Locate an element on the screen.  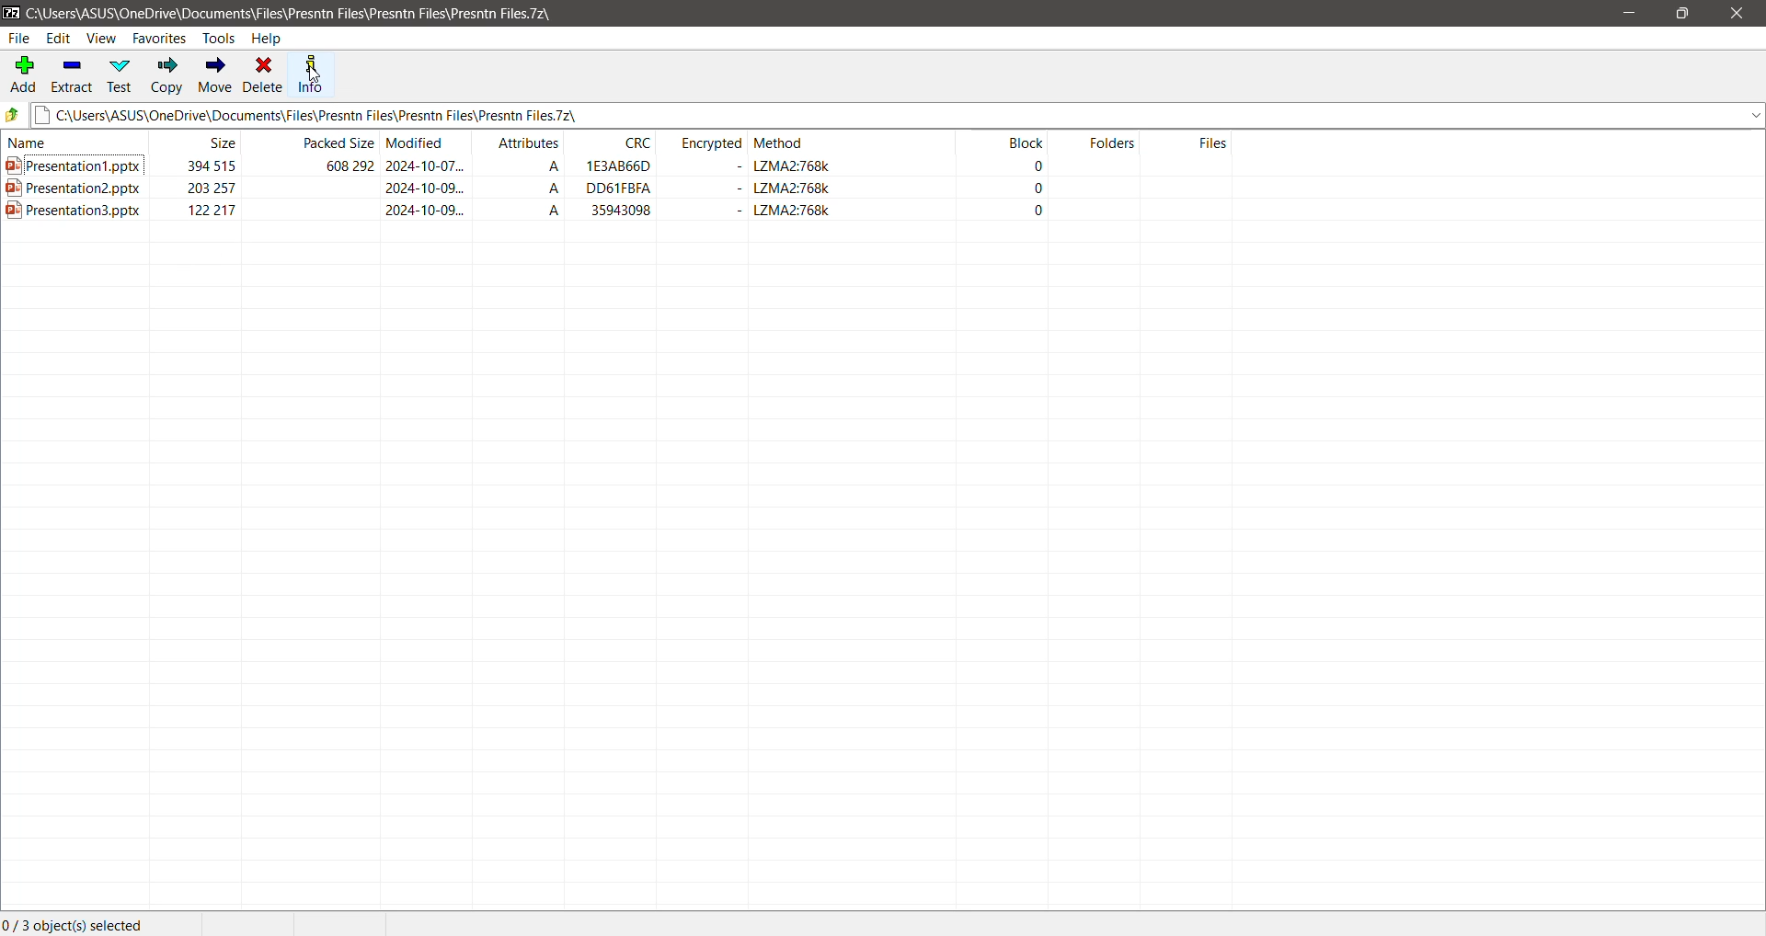
Created is located at coordinates (623, 205).